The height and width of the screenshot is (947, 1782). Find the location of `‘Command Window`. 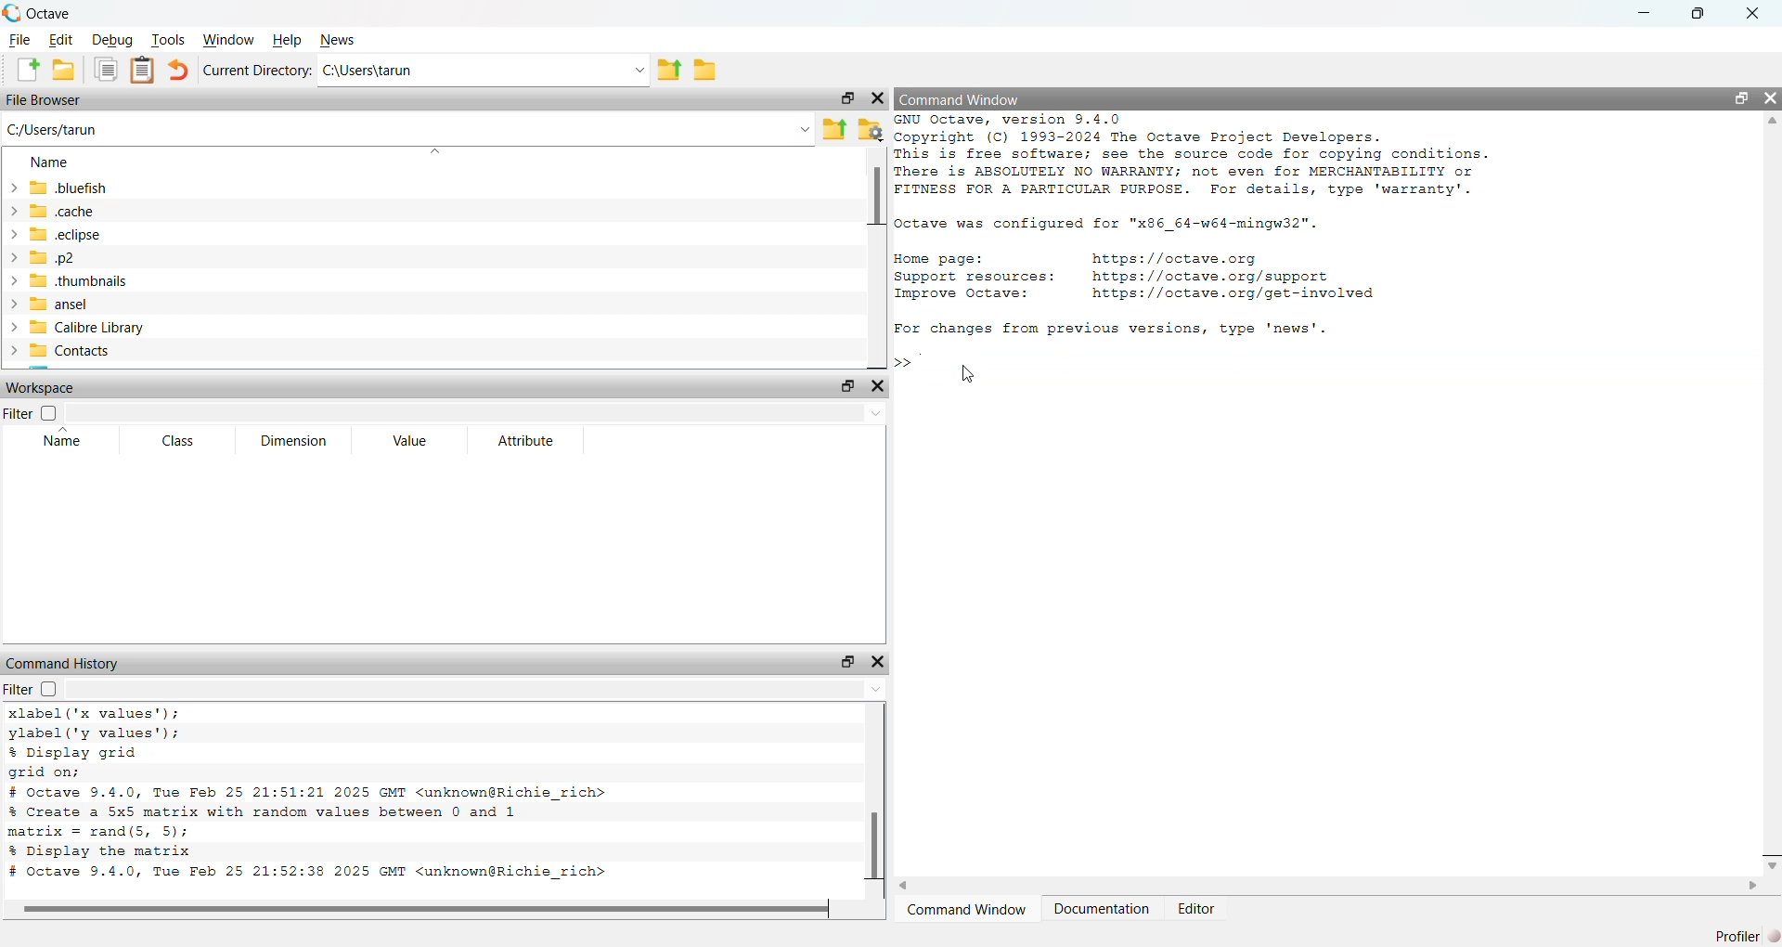

‘Command Window is located at coordinates (966, 910).